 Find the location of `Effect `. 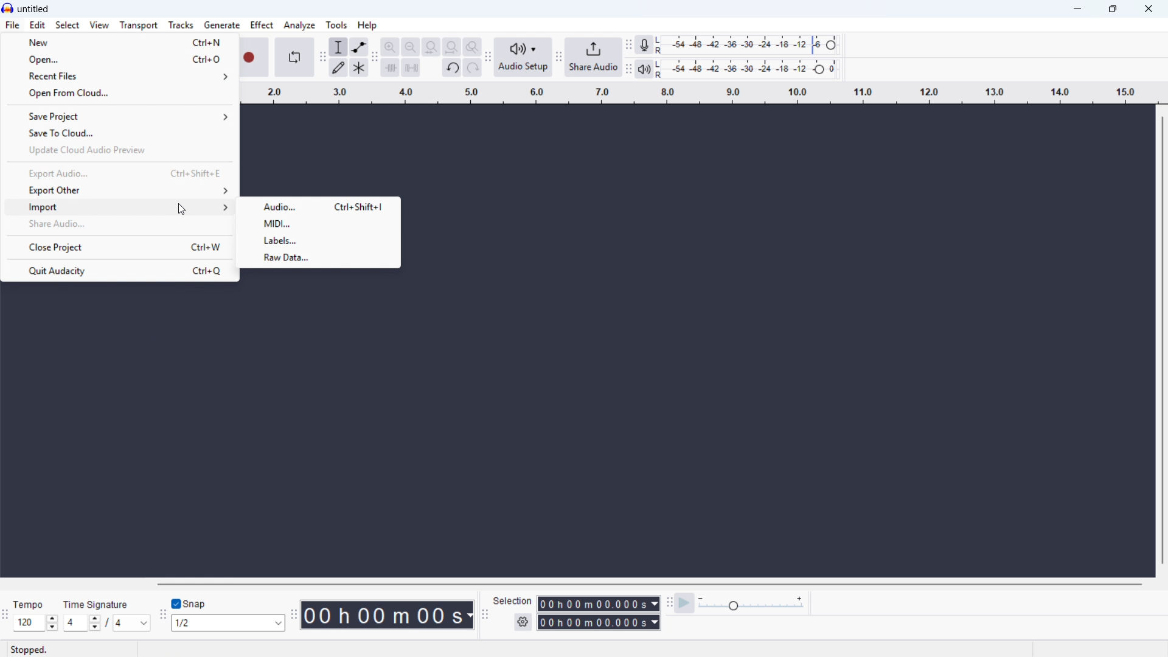

Effect  is located at coordinates (262, 25).